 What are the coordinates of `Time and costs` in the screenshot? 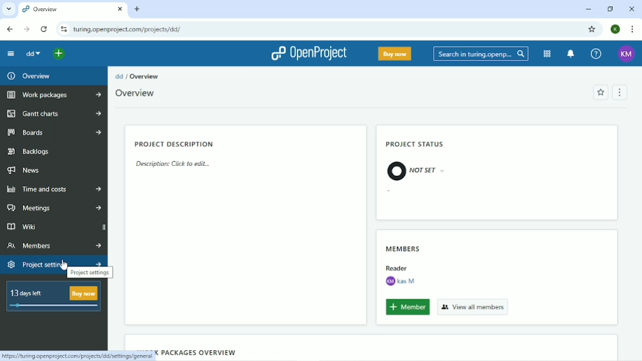 It's located at (54, 189).